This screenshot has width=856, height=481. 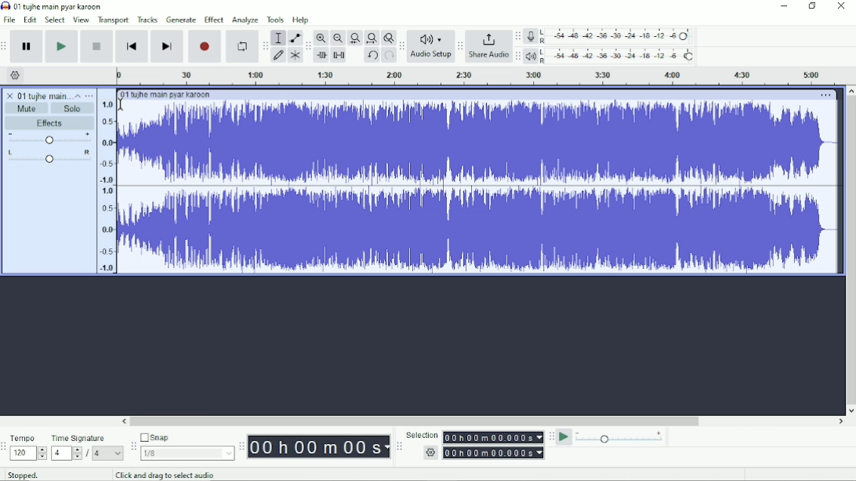 I want to click on Select, so click(x=56, y=20).